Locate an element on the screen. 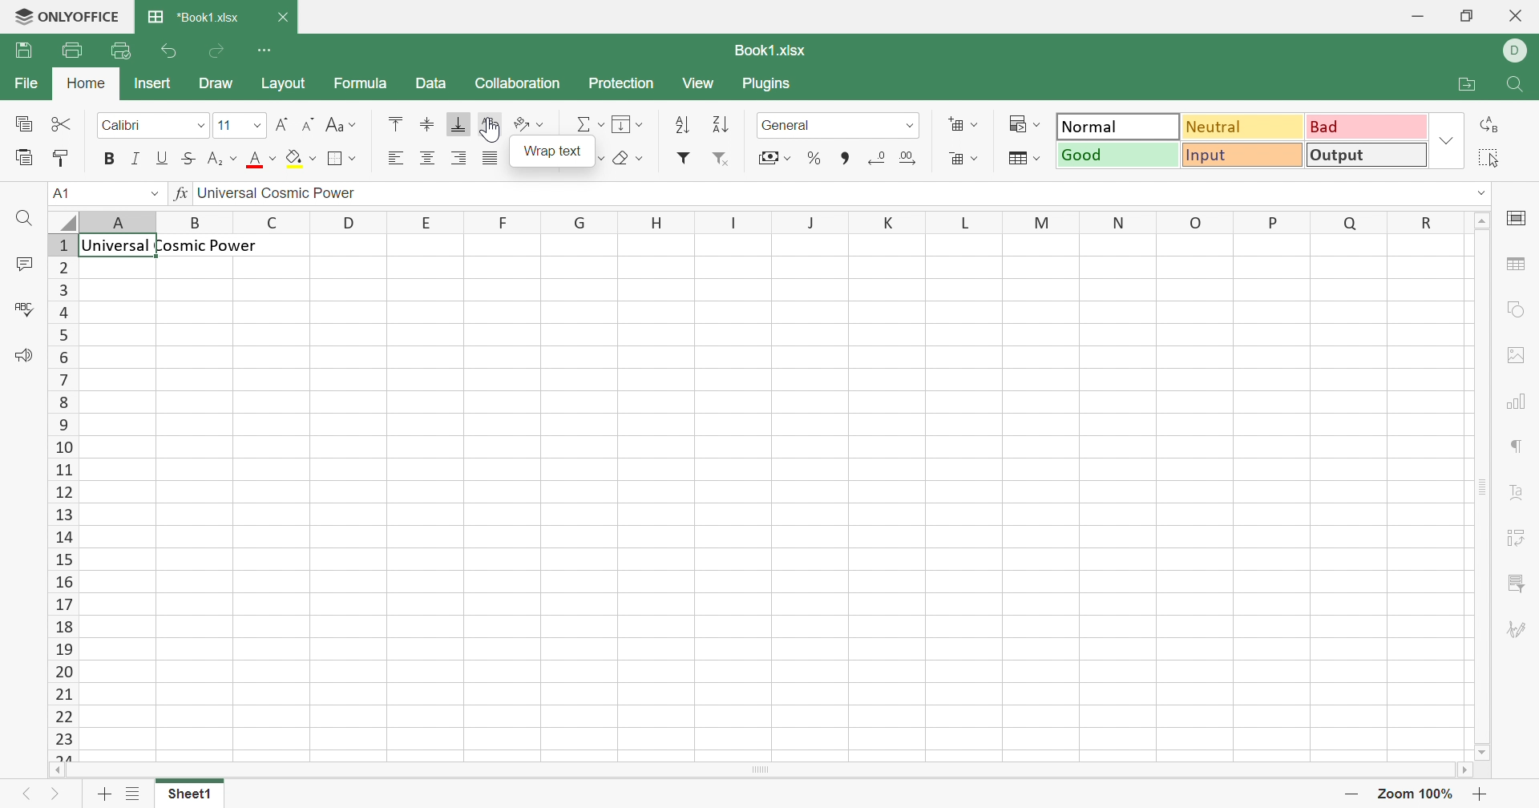  Format Table as Template is located at coordinates (1024, 159).